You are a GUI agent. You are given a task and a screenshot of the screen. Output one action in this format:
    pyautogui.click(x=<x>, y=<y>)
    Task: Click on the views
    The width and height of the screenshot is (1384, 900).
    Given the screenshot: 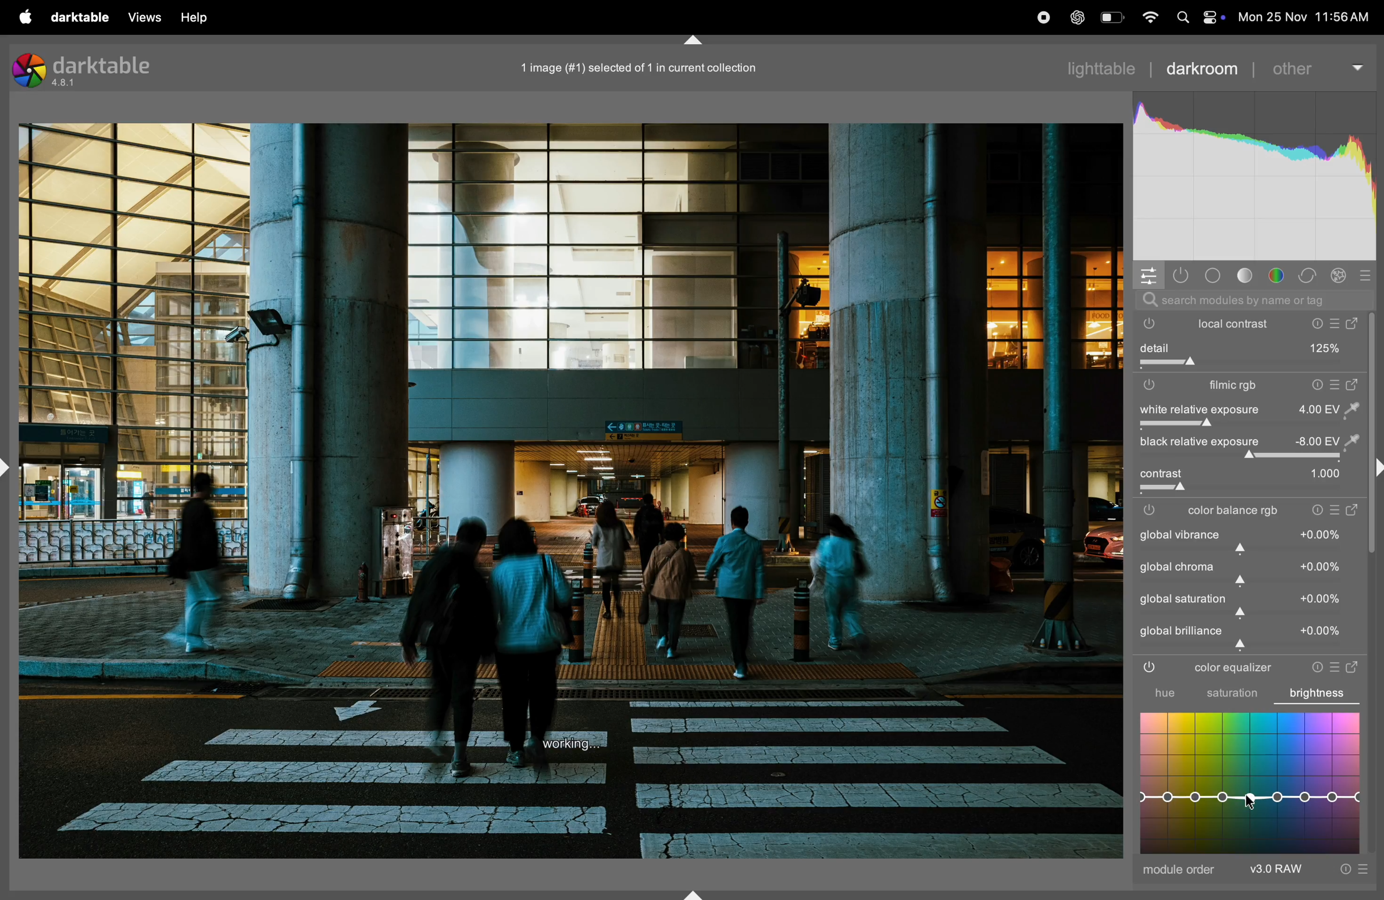 What is the action you would take?
    pyautogui.click(x=143, y=17)
    